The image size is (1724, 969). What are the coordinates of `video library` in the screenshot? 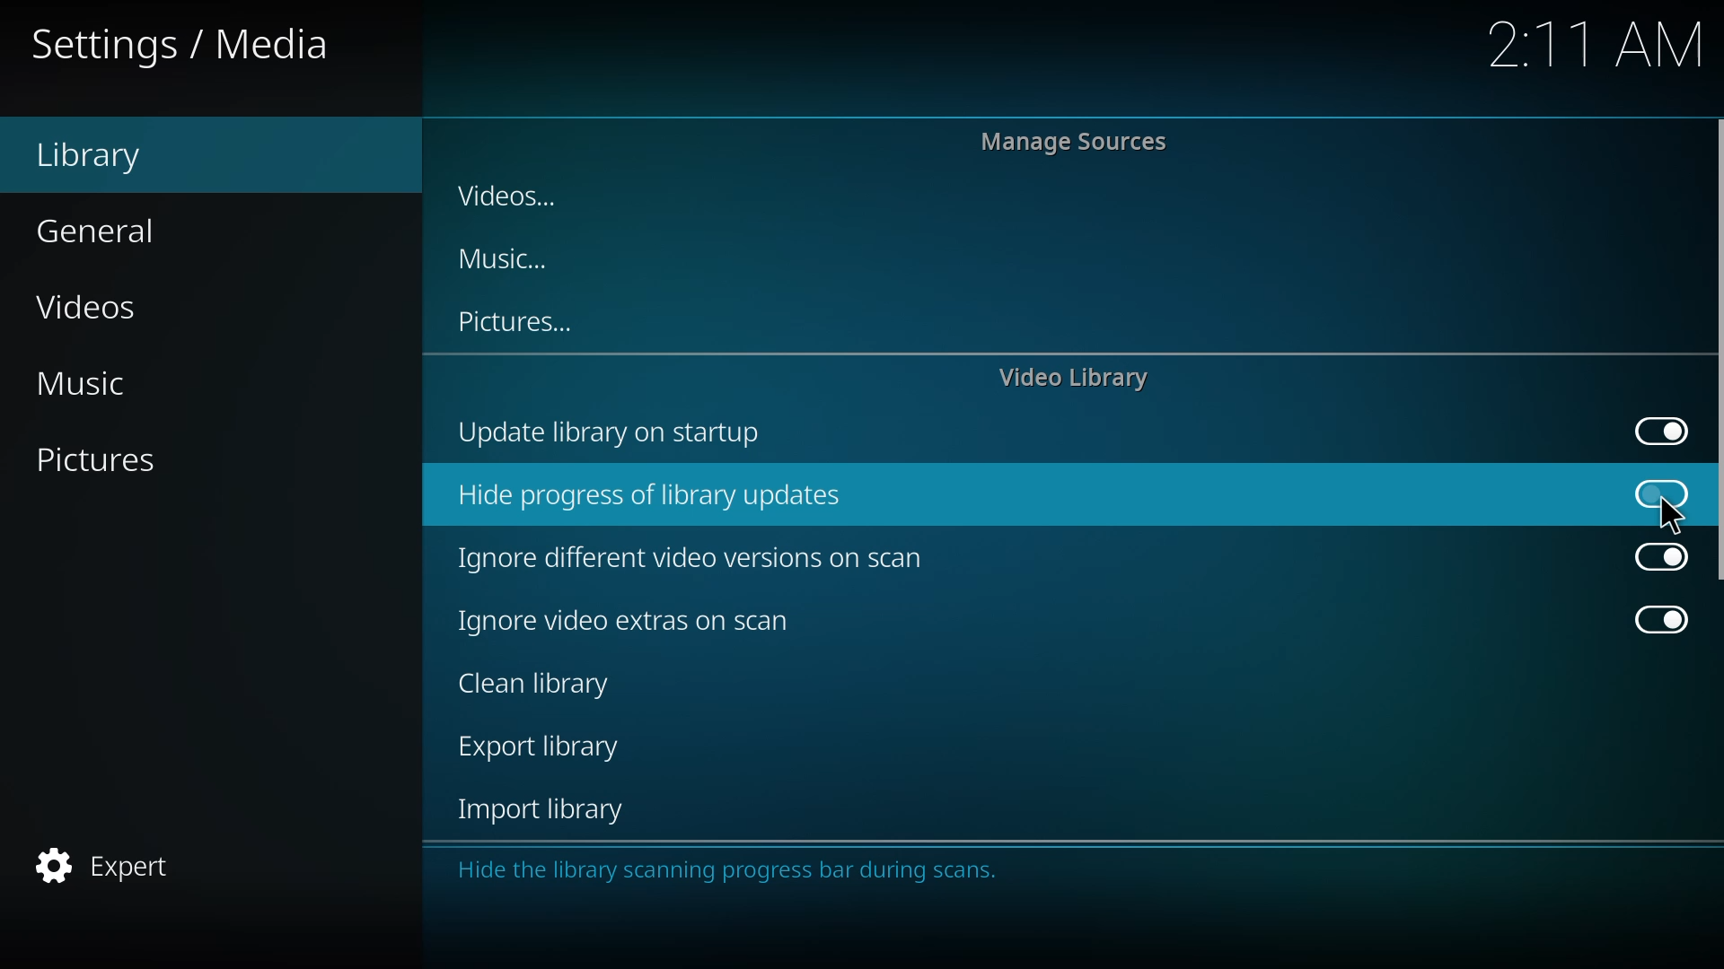 It's located at (1079, 378).